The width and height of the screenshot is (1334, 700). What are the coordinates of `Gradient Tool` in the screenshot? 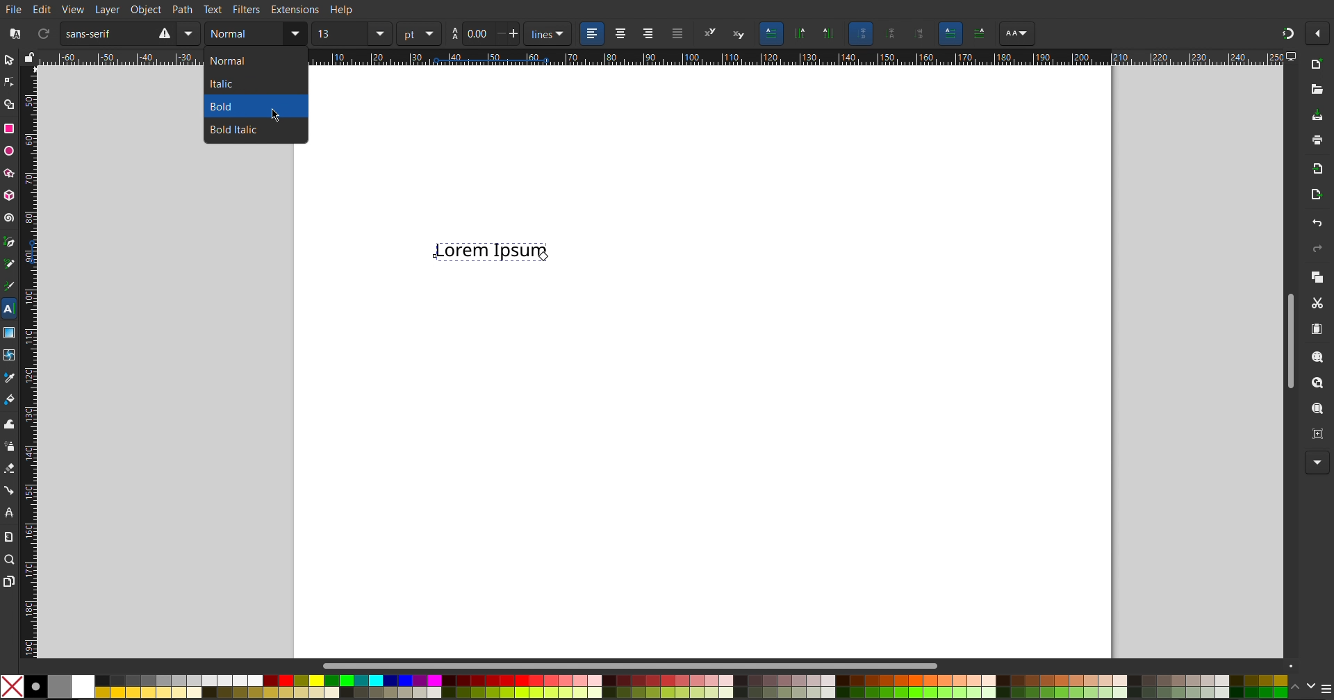 It's located at (10, 330).